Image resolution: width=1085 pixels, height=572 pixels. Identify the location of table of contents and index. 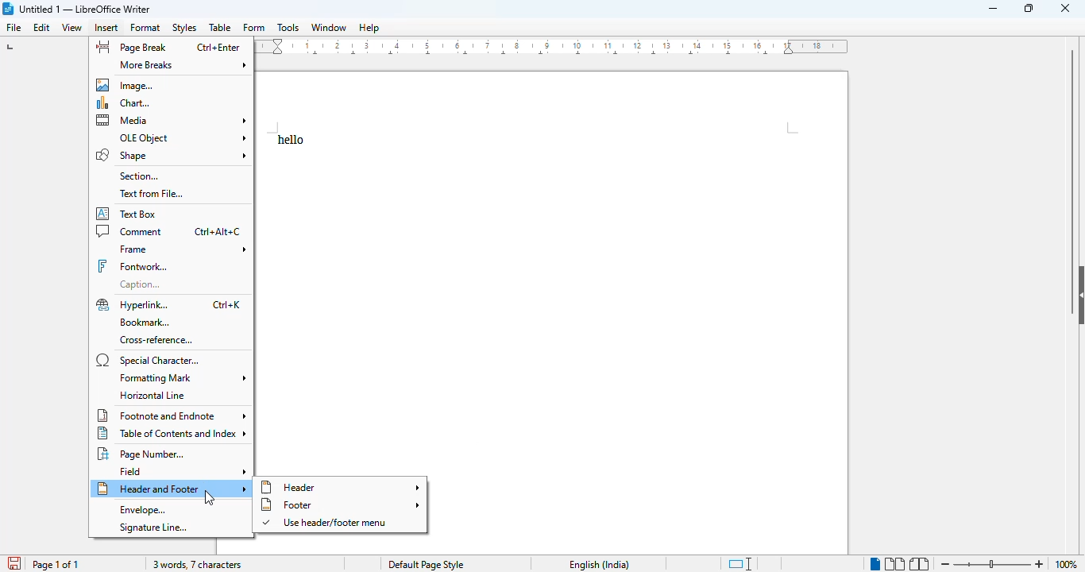
(171, 434).